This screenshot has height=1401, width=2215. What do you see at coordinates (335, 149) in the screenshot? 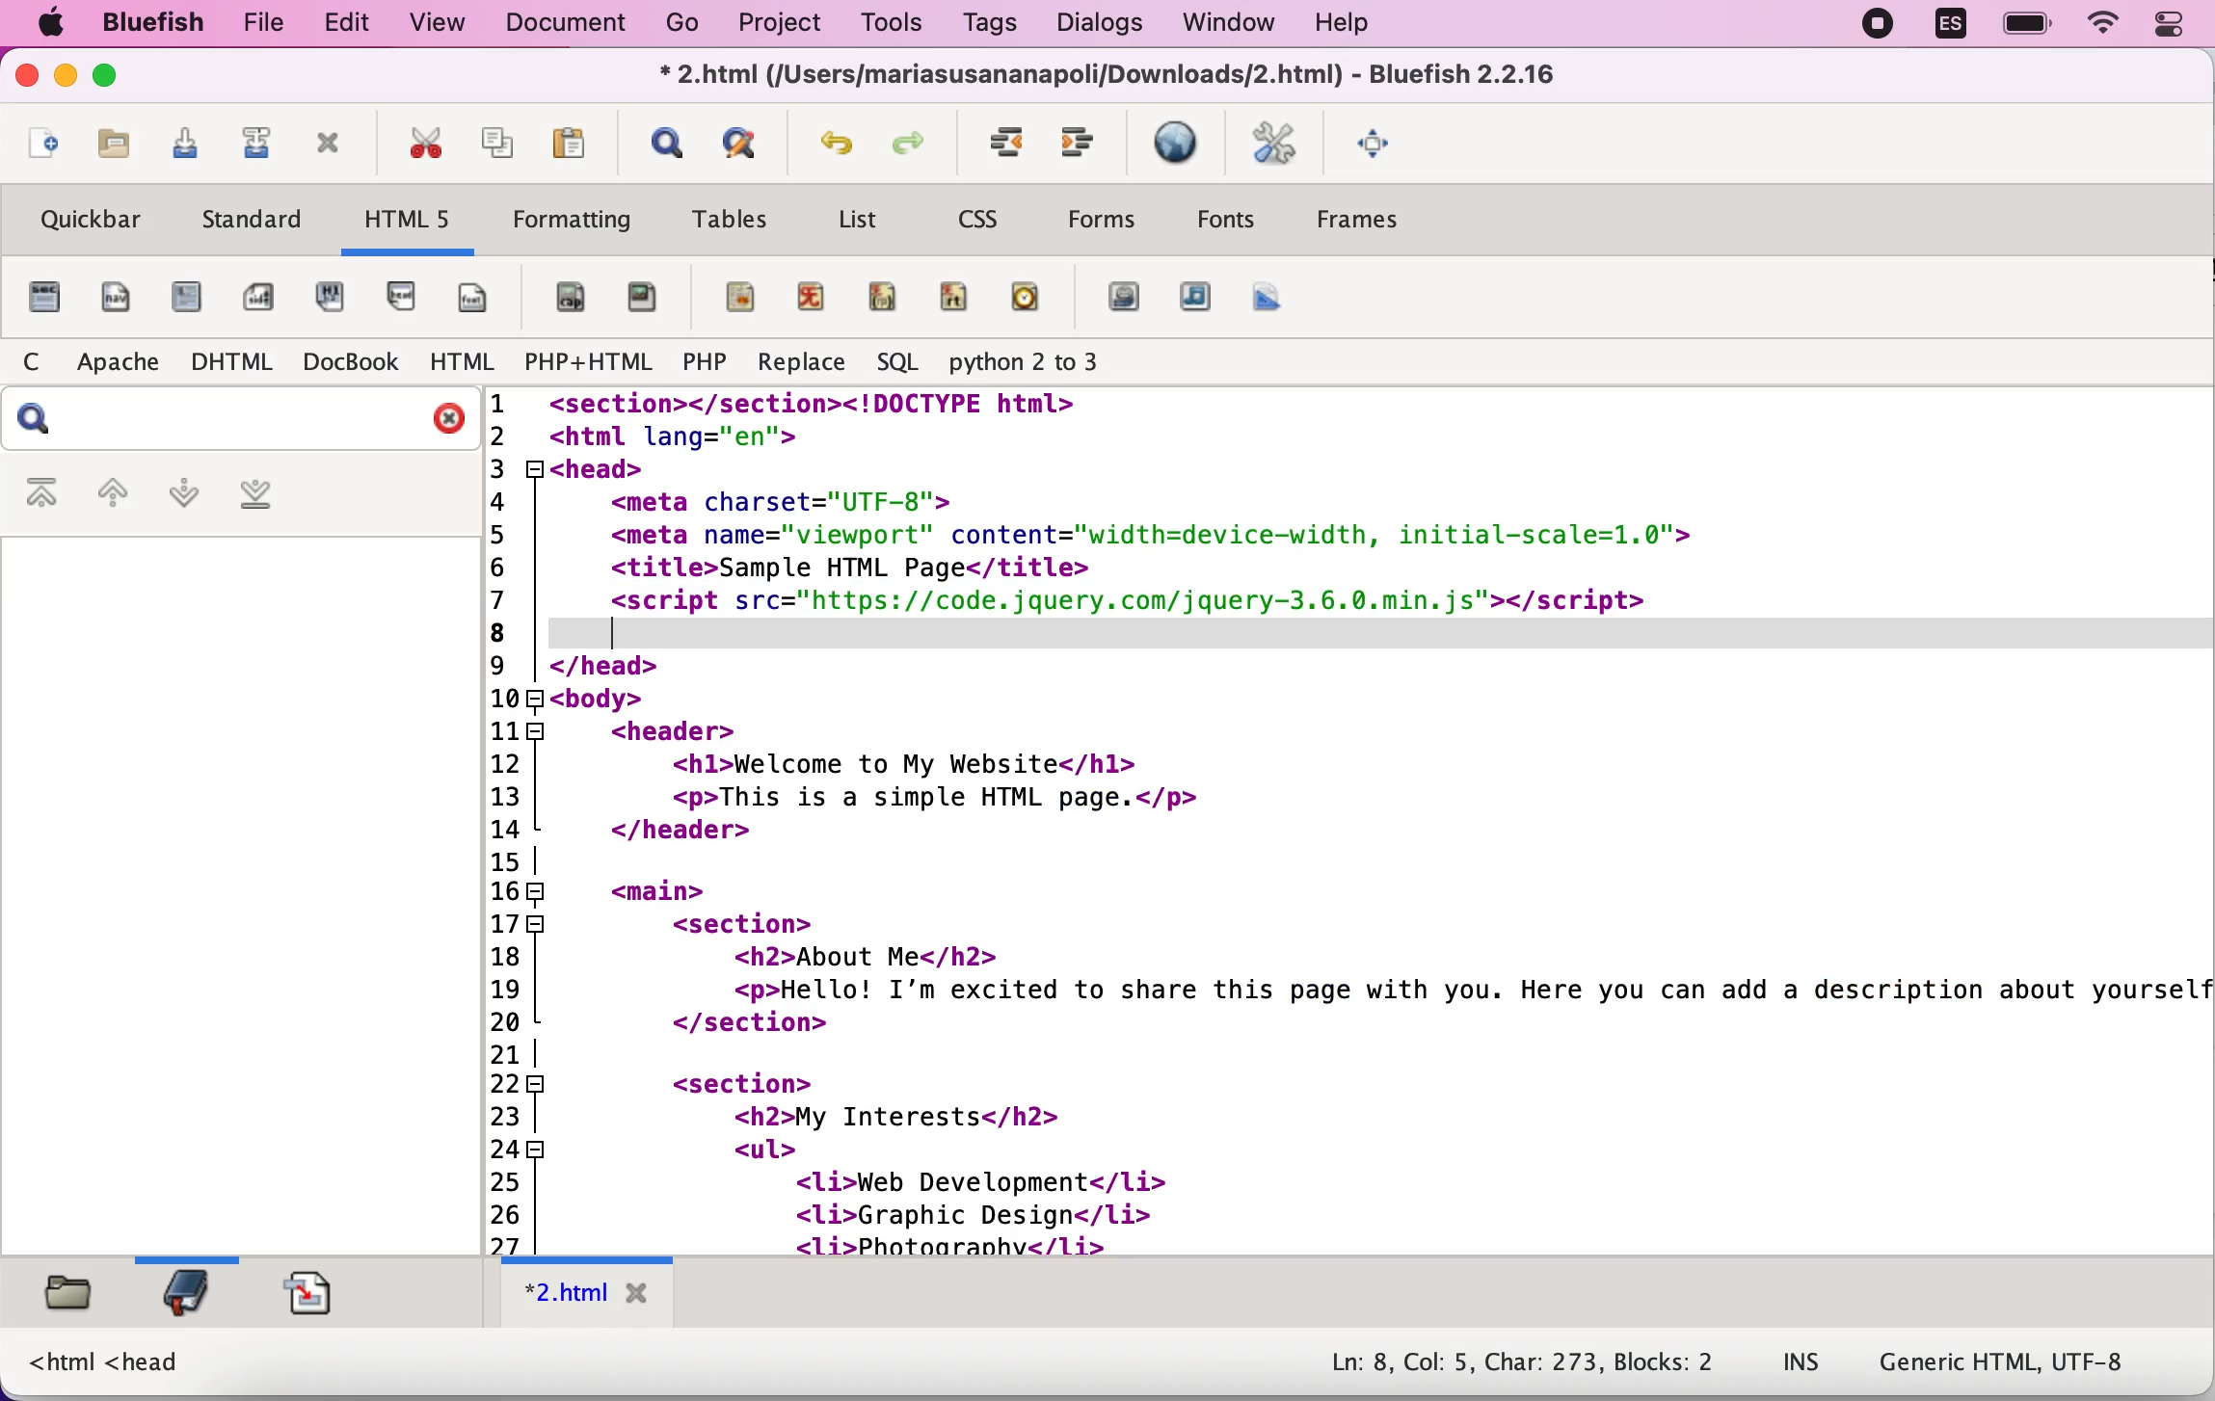
I see `close toolbar` at bounding box center [335, 149].